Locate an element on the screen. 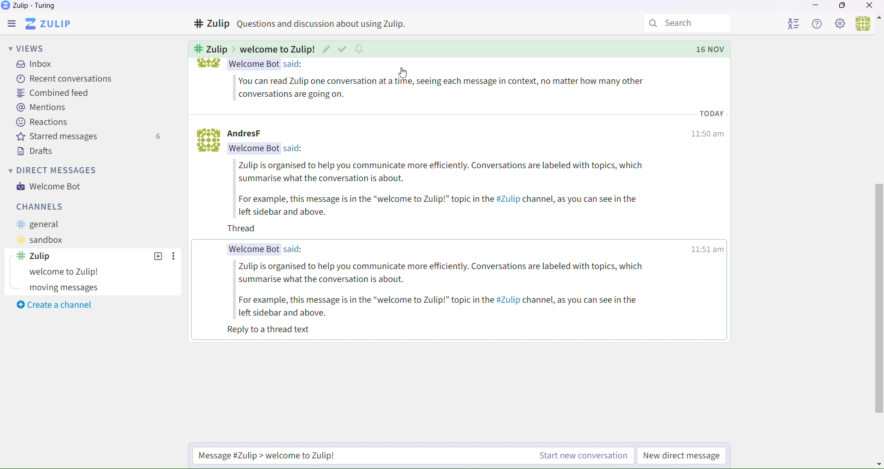 This screenshot has height=469, width=884. User List is located at coordinates (795, 24).